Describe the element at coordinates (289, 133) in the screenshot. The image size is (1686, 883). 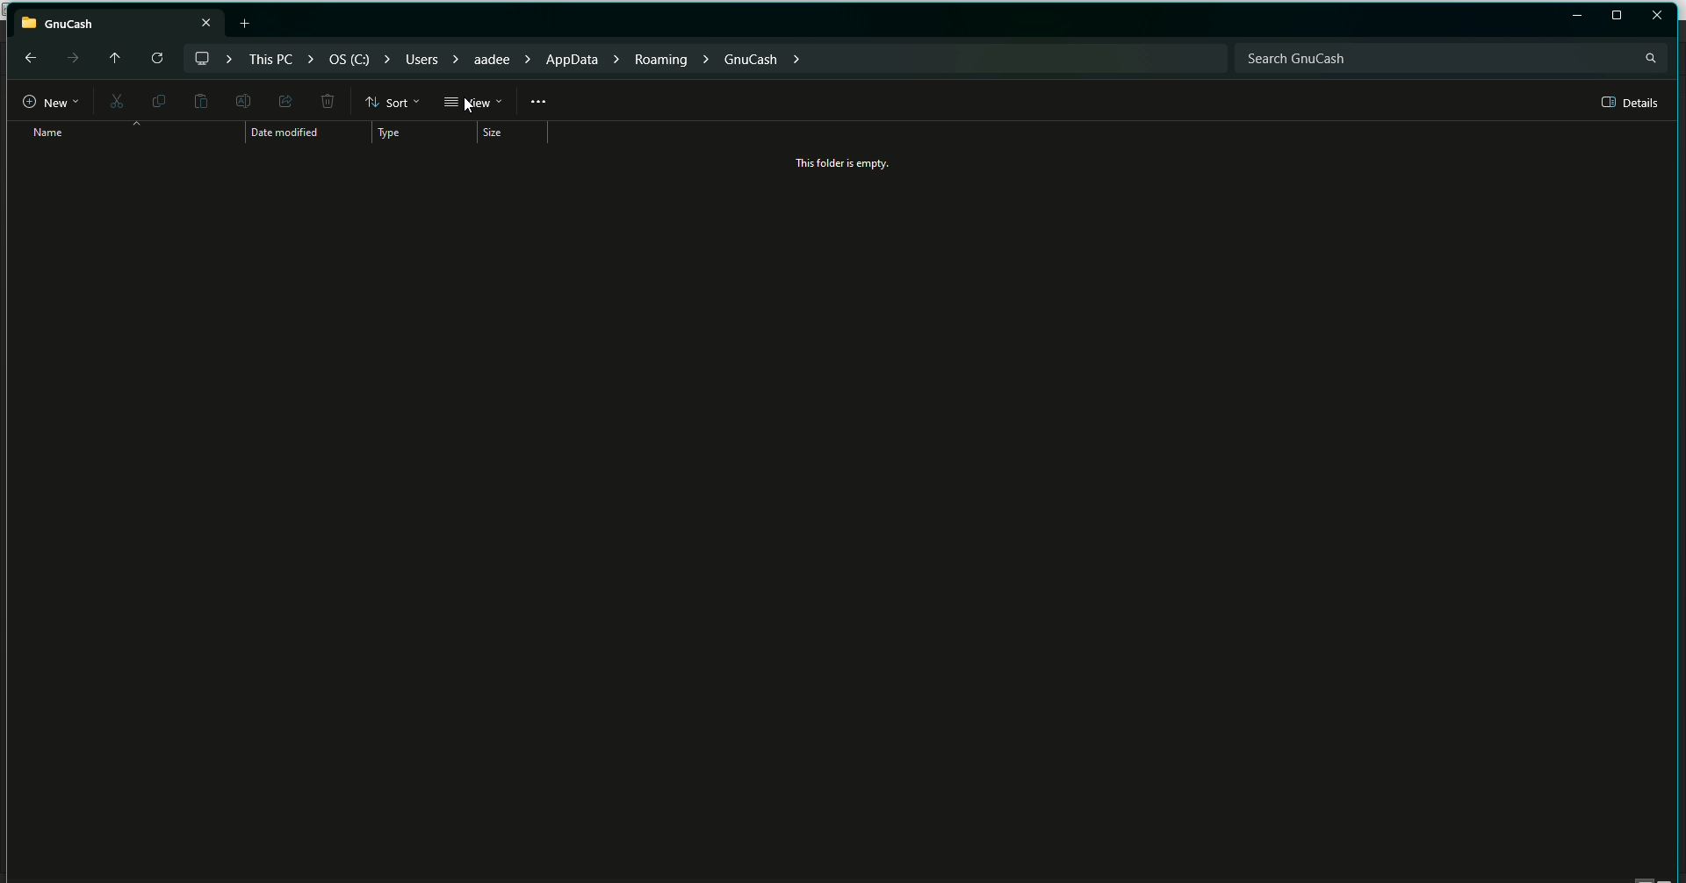
I see `Date Modified` at that location.